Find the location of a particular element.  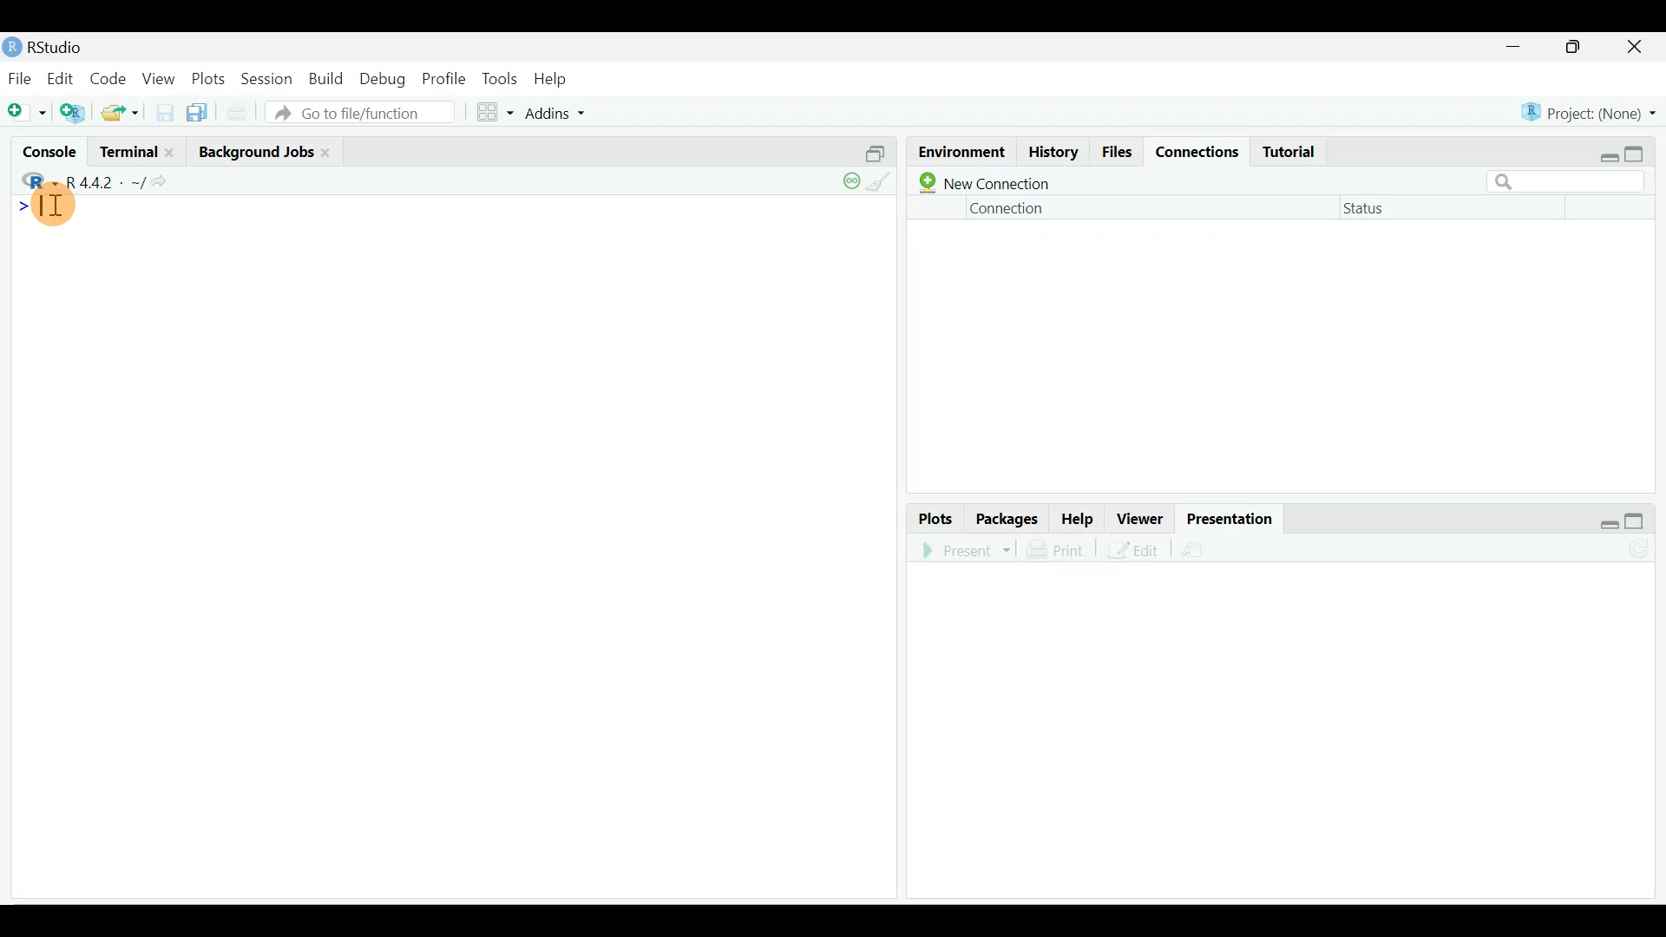

Go to file/function is located at coordinates (358, 114).